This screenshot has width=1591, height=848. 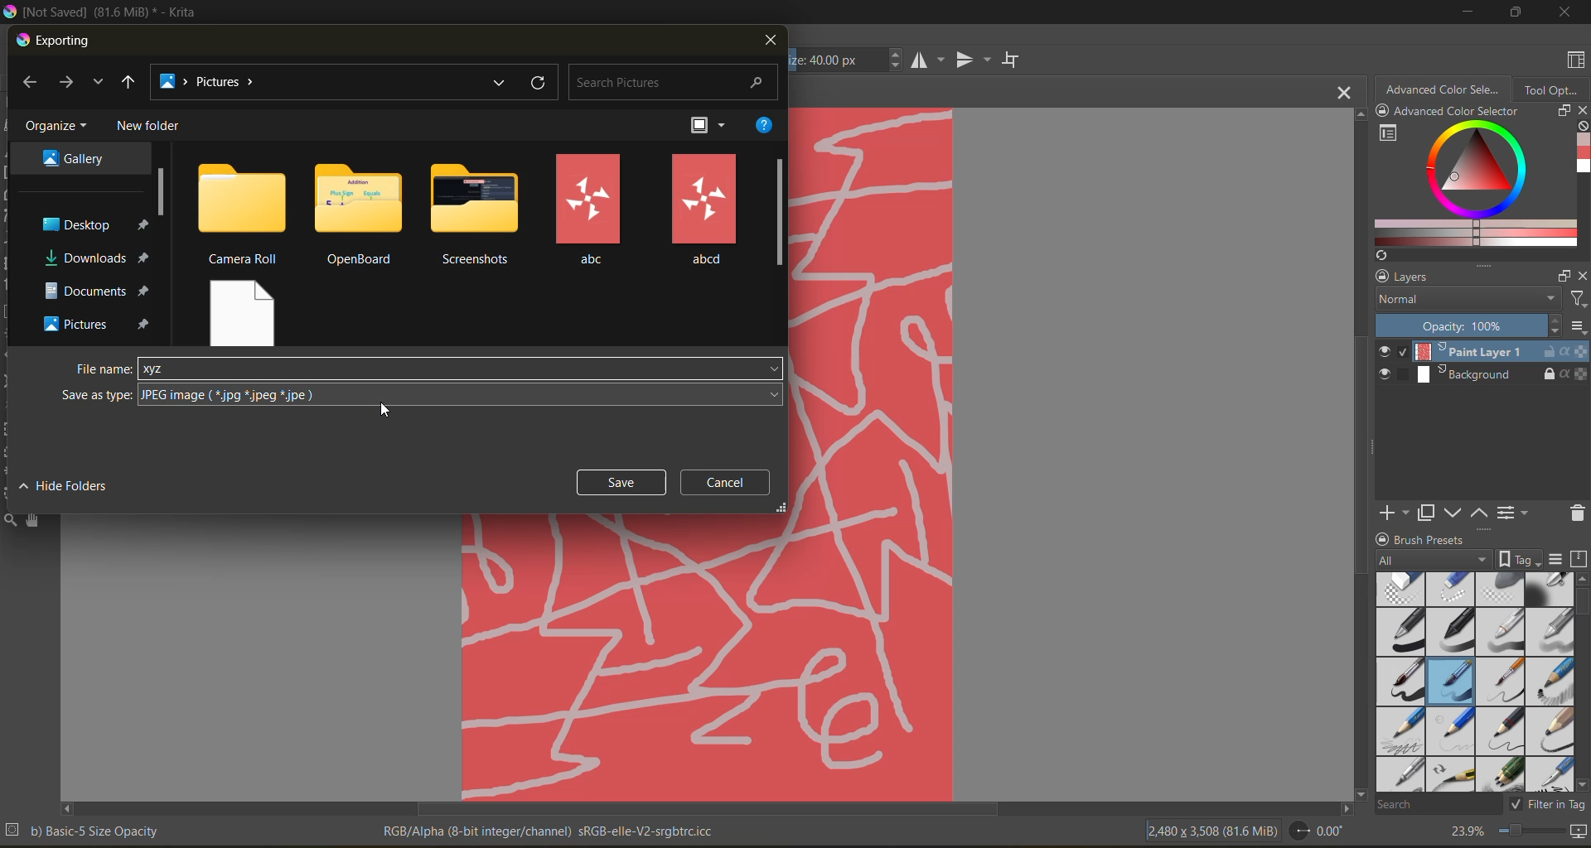 I want to click on opacity, so click(x=1482, y=326).